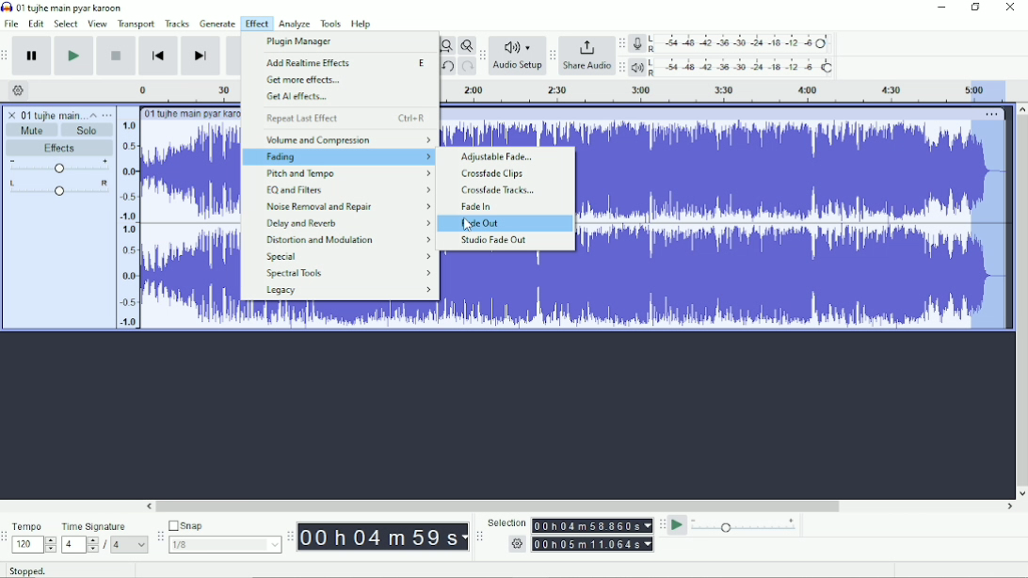 The height and width of the screenshot is (578, 1028). What do you see at coordinates (347, 62) in the screenshot?
I see `Add Realtime Effects` at bounding box center [347, 62].